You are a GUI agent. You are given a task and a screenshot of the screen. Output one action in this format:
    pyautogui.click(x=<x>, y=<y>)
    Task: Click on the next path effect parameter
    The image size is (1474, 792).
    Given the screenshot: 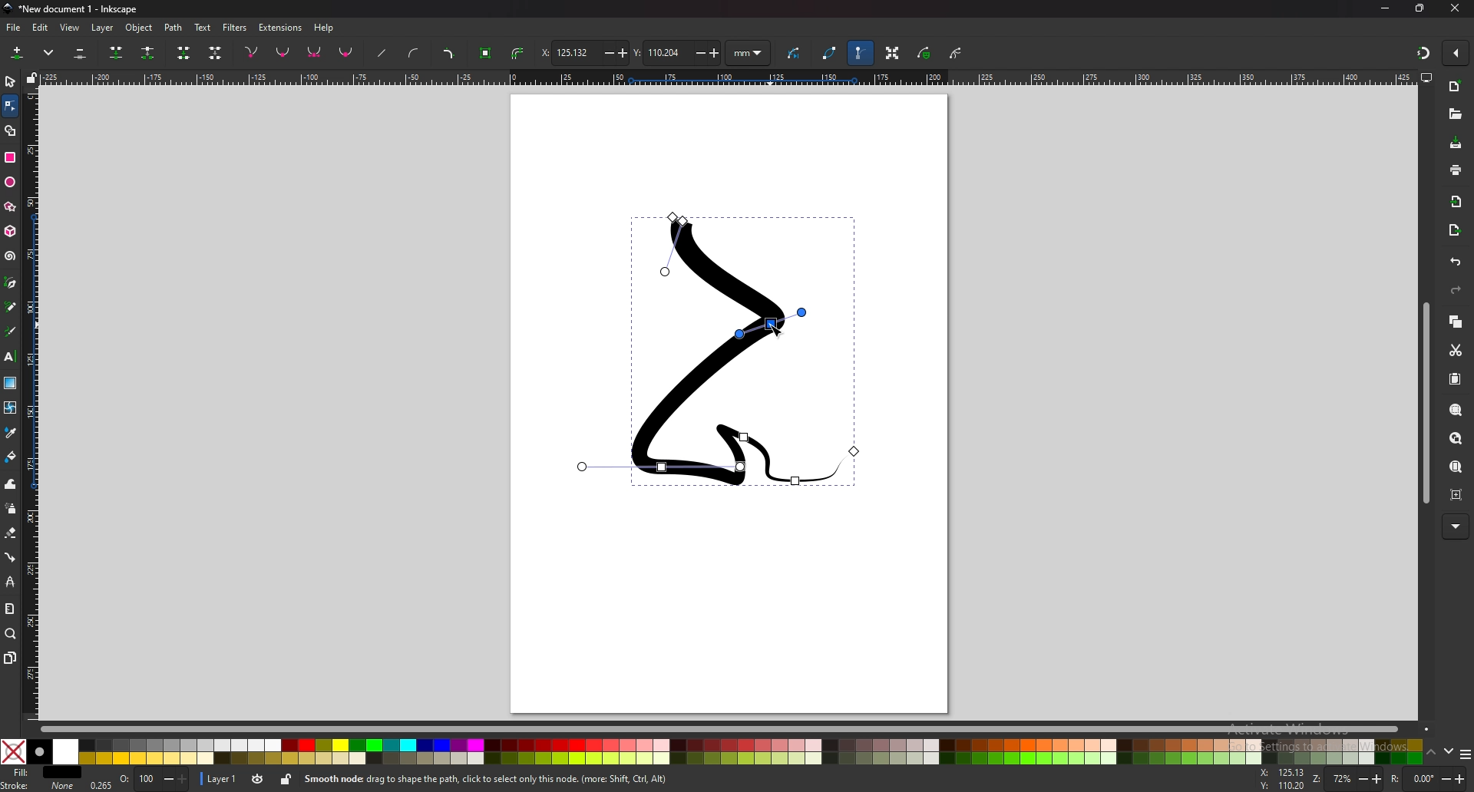 What is the action you would take?
    pyautogui.click(x=796, y=54)
    